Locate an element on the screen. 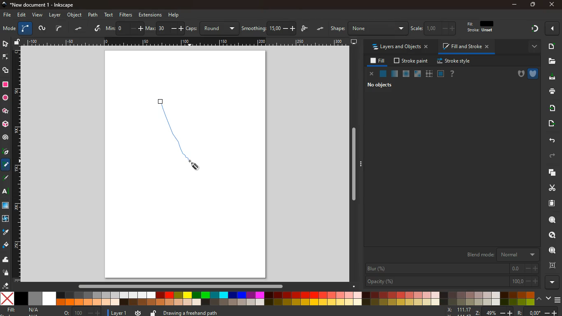 Image resolution: width=562 pixels, height=316 pixels. look is located at coordinates (552, 251).